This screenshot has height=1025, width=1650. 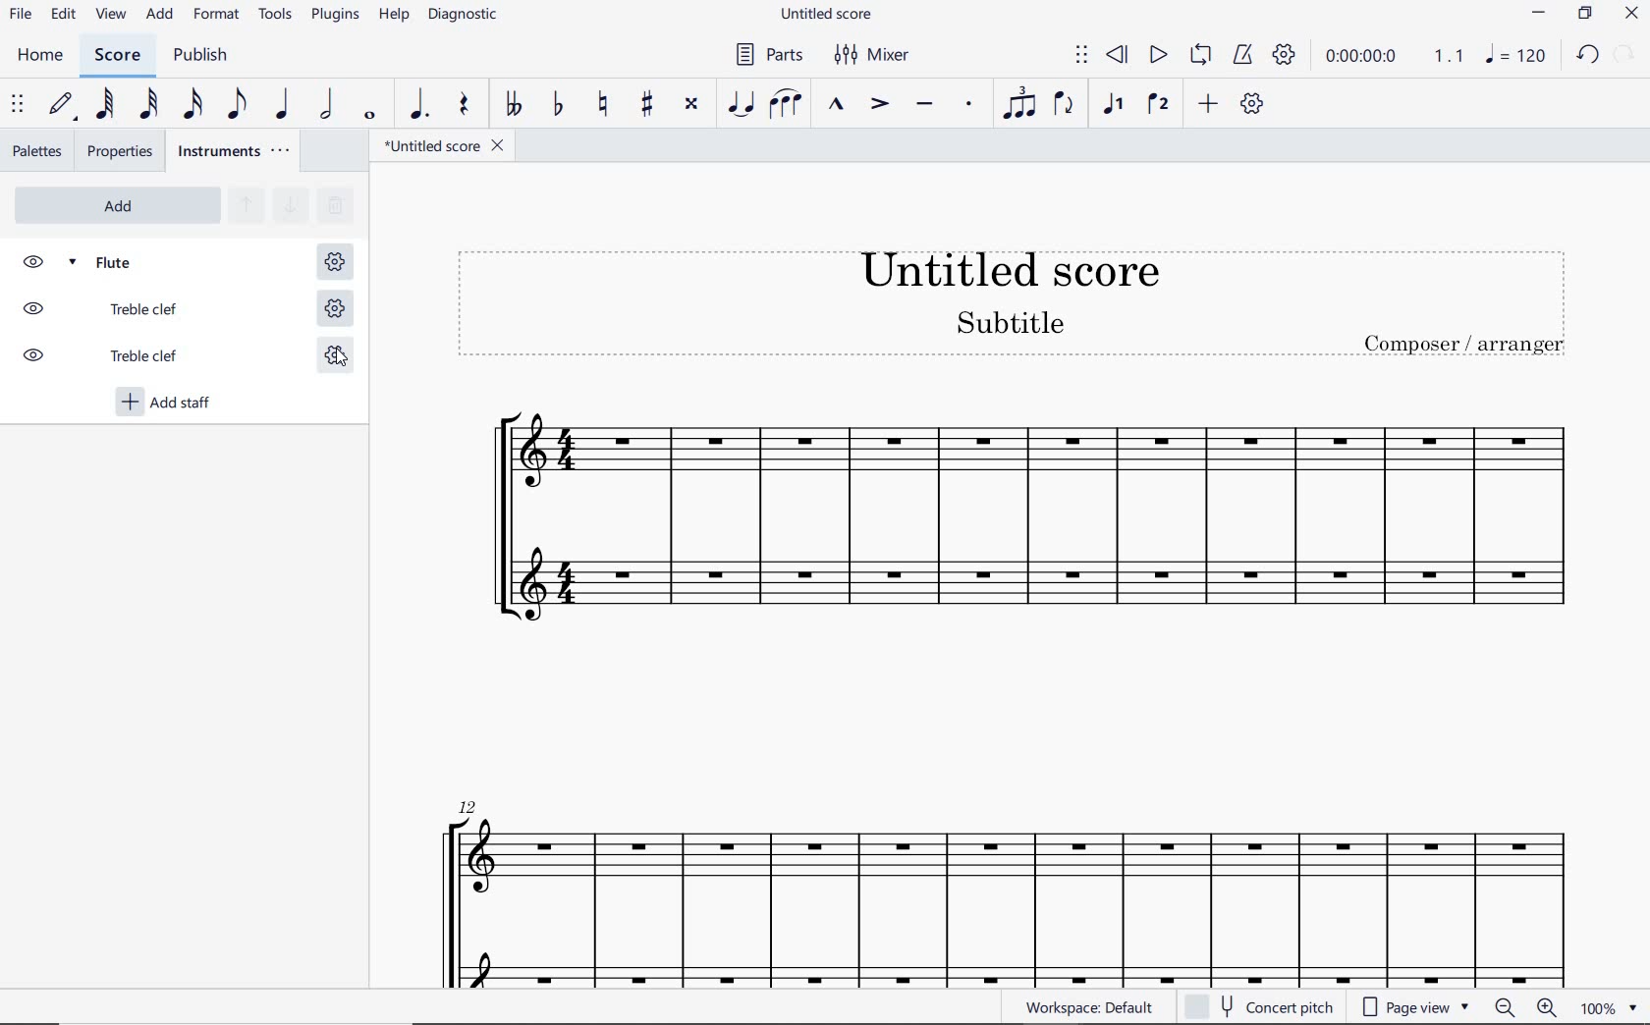 What do you see at coordinates (770, 55) in the screenshot?
I see `PARTS` at bounding box center [770, 55].